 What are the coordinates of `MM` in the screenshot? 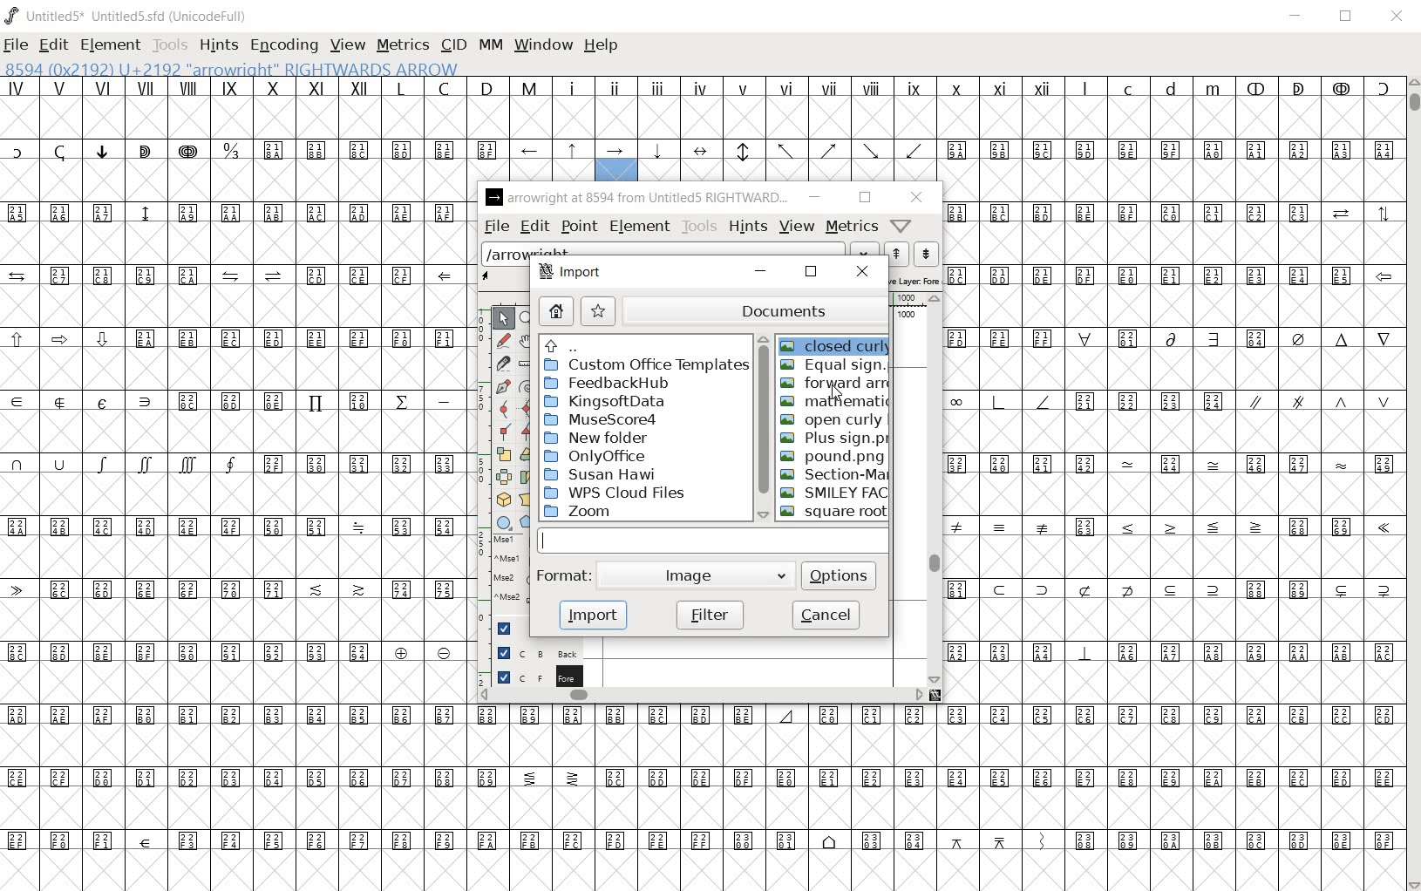 It's located at (493, 46).